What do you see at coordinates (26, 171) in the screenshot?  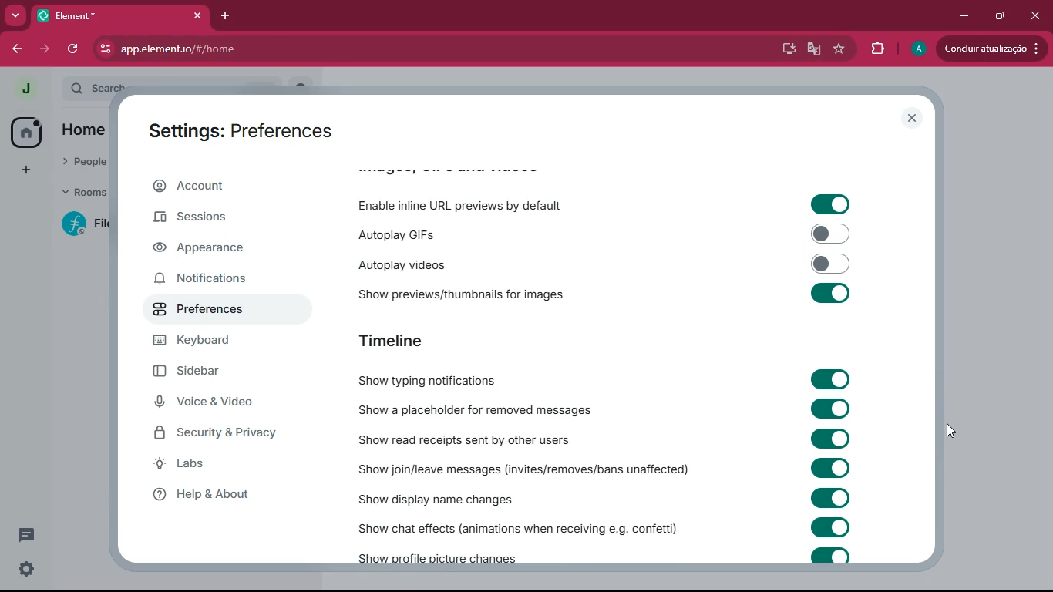 I see `add` at bounding box center [26, 171].